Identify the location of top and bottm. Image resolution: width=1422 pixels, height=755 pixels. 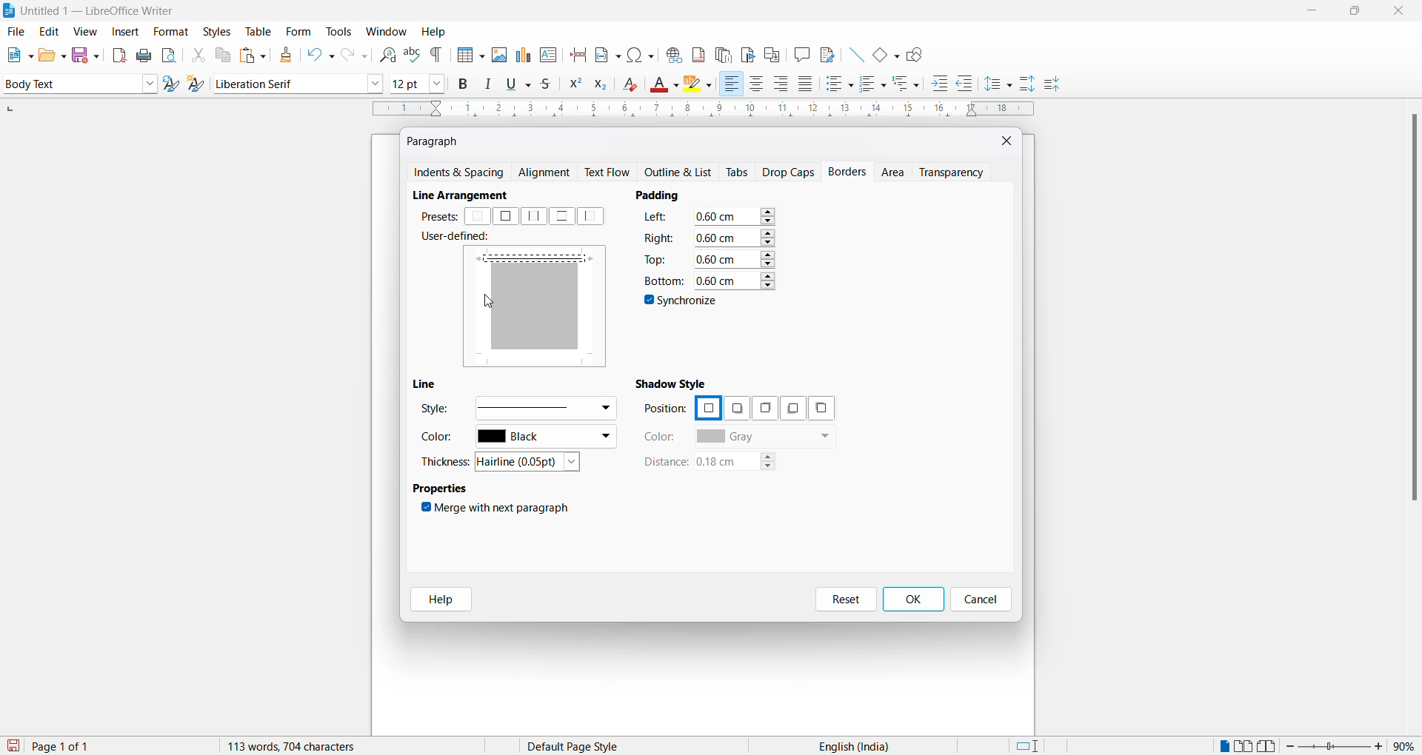
(561, 216).